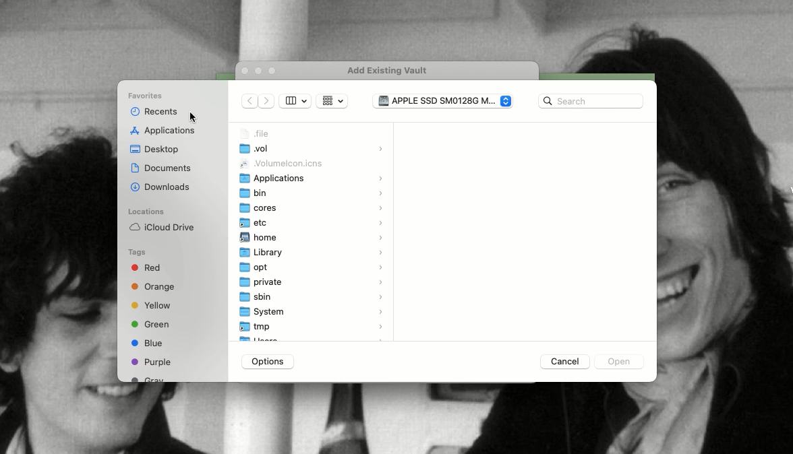  Describe the element at coordinates (268, 102) in the screenshot. I see `Next` at that location.